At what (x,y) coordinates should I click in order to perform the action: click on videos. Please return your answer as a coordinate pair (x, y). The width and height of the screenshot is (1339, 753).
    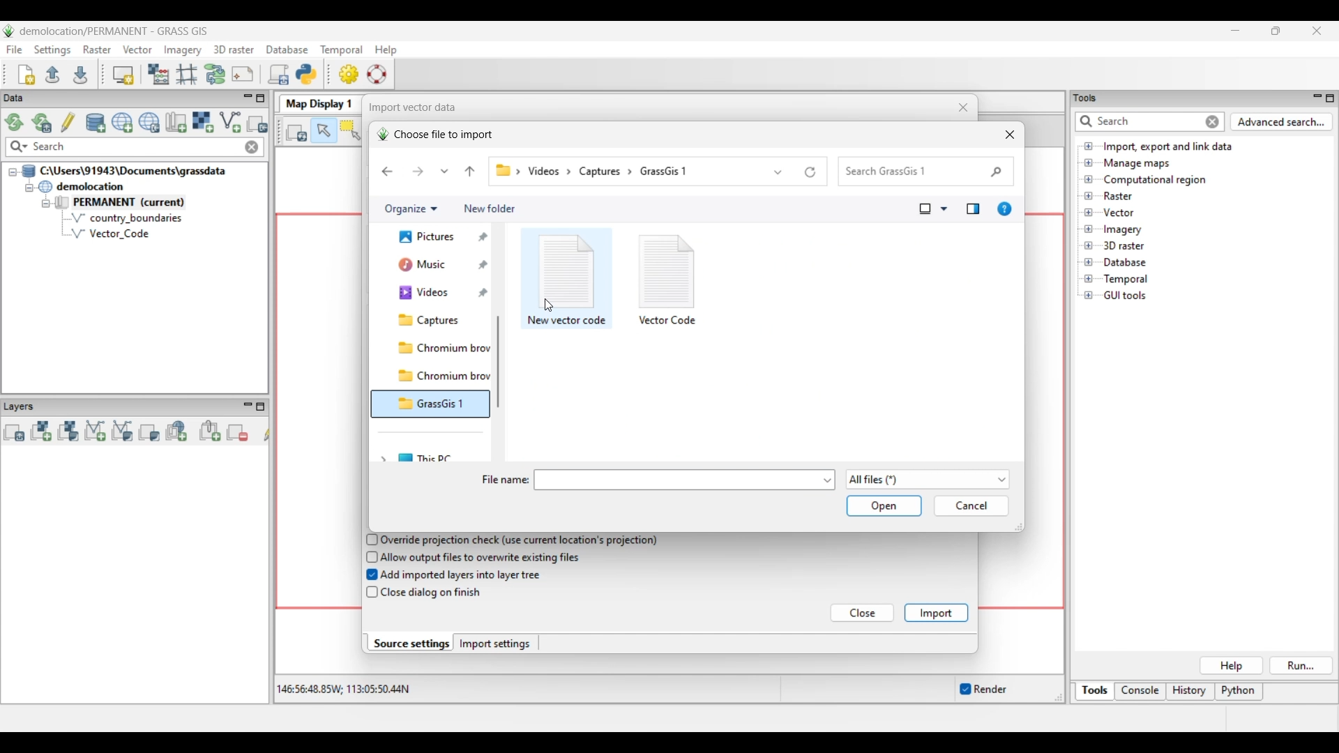
    Looking at the image, I should click on (548, 171).